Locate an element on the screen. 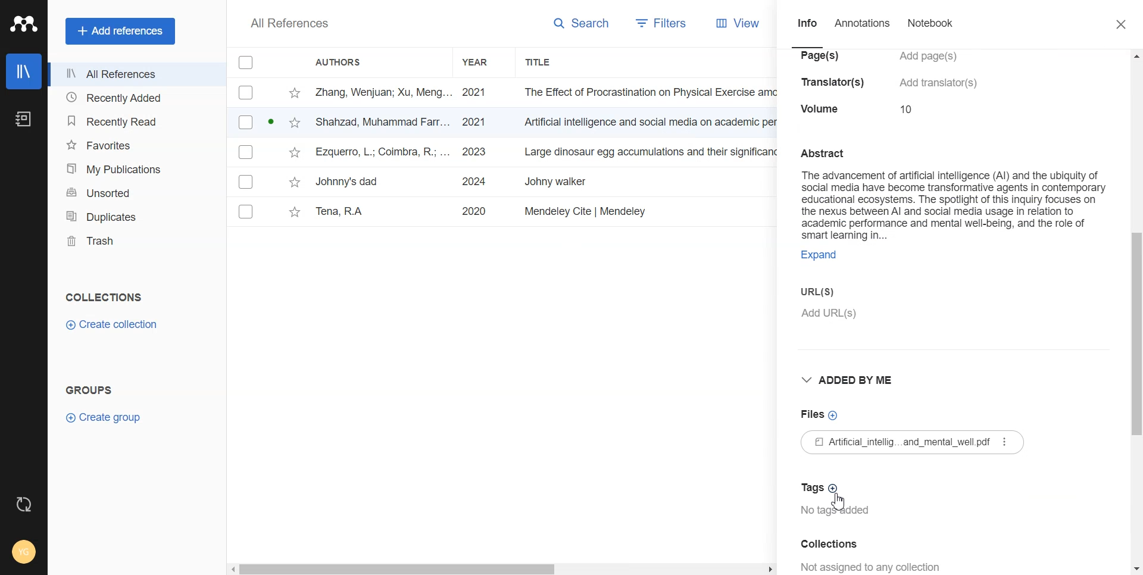  Year is located at coordinates (485, 62).